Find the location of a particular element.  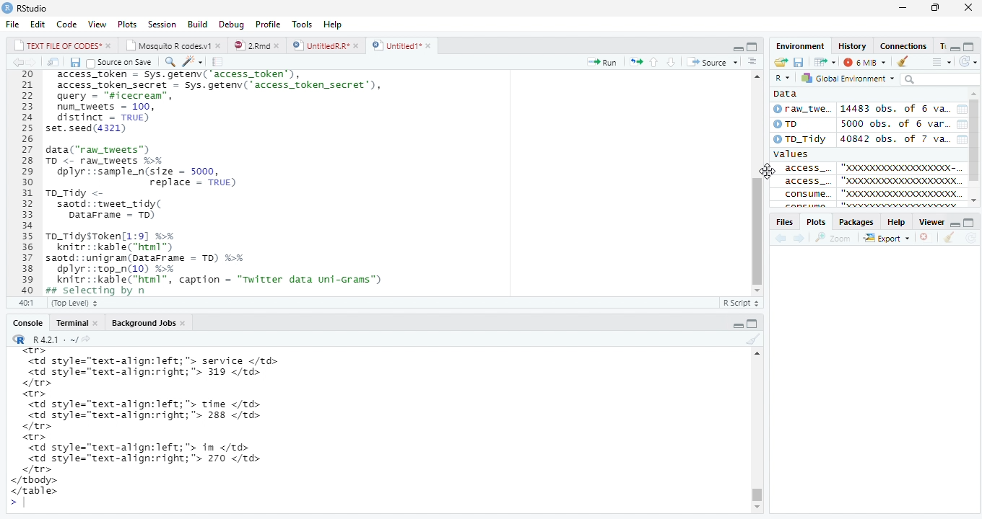

save is located at coordinates (797, 62).